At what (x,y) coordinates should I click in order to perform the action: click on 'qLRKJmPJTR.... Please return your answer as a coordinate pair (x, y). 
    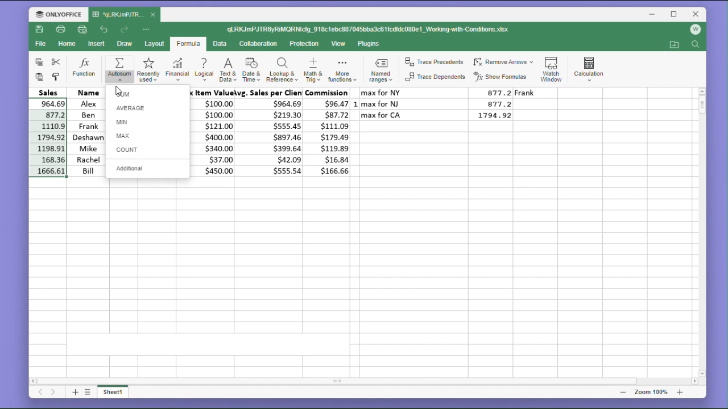
    Looking at the image, I should click on (118, 14).